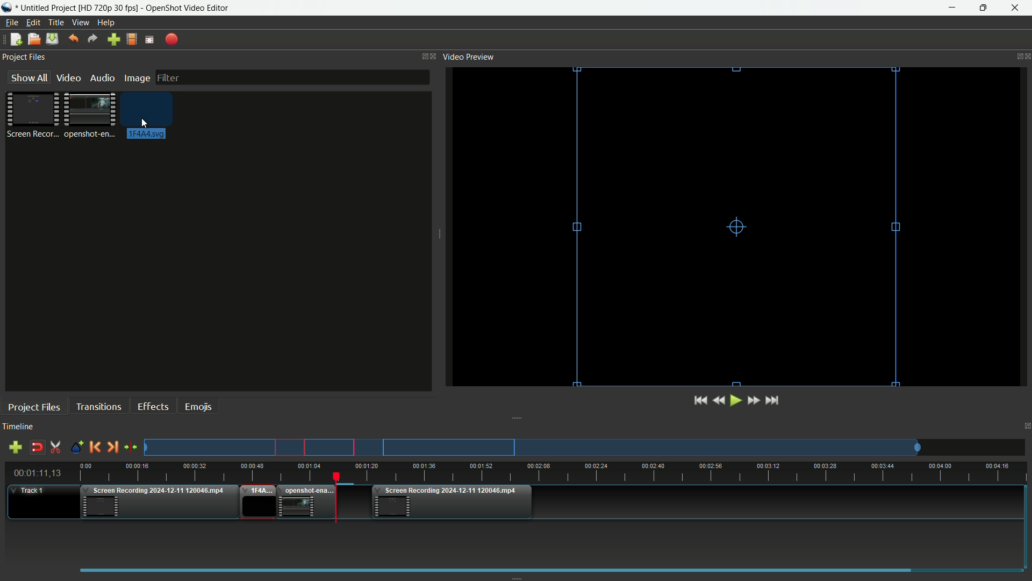 The height and width of the screenshot is (581, 1032). I want to click on View menu, so click(80, 23).